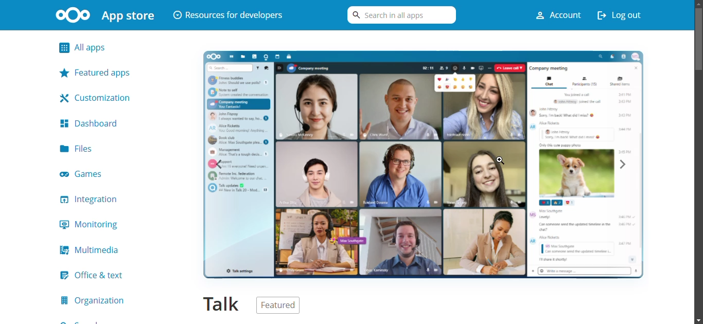 The height and width of the screenshot is (324, 703). What do you see at coordinates (229, 14) in the screenshot?
I see `resources for developers` at bounding box center [229, 14].